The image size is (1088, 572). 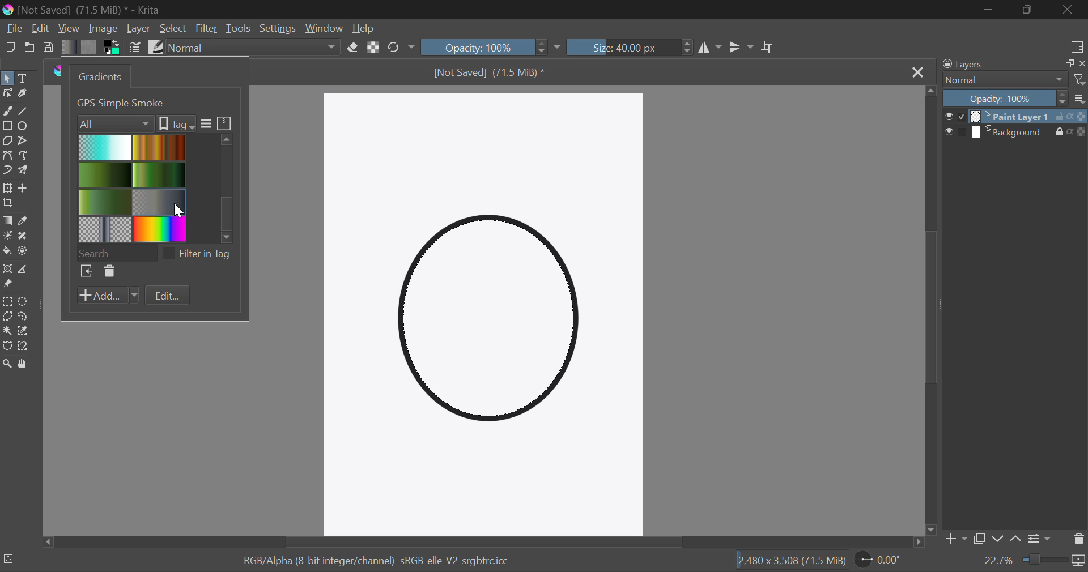 I want to click on Bezier Curve Selection, so click(x=7, y=347).